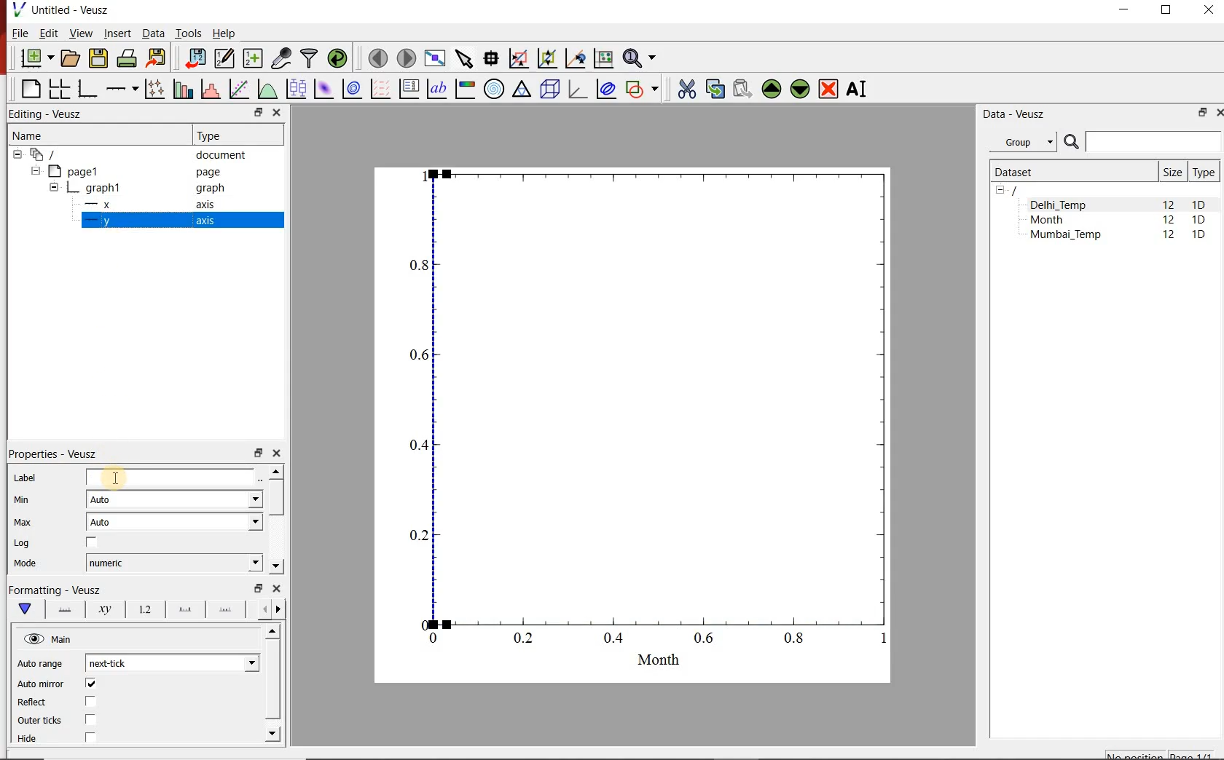 This screenshot has width=1224, height=760. Describe the element at coordinates (91, 702) in the screenshot. I see `check/uncheck` at that location.